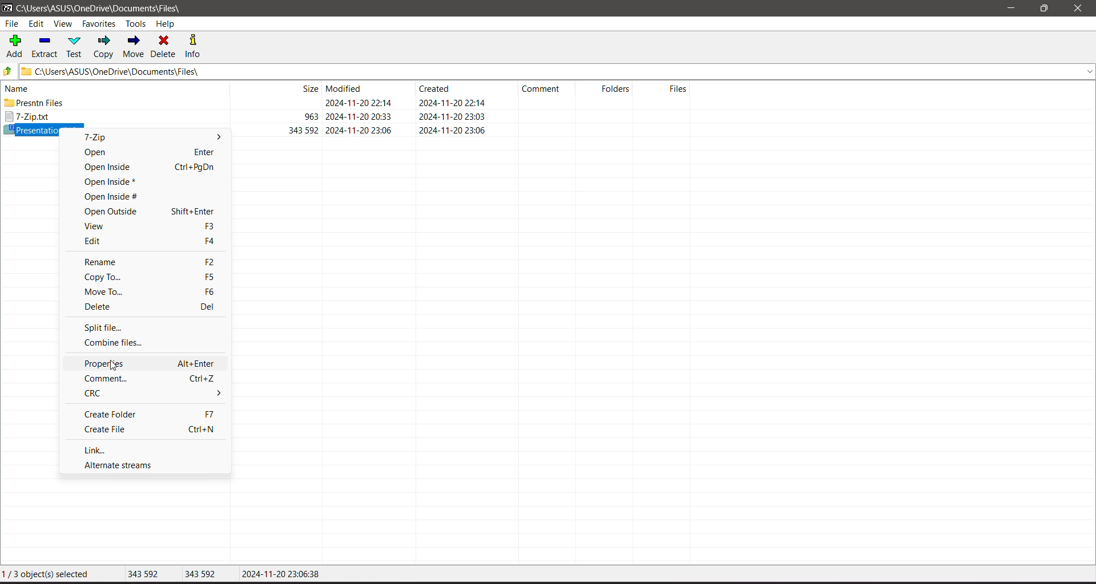  Describe the element at coordinates (166, 24) in the screenshot. I see `Help` at that location.